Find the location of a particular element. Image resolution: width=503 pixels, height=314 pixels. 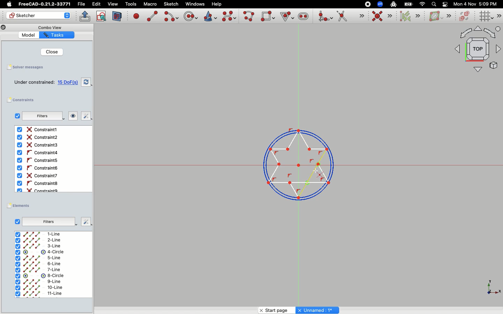

Edit is located at coordinates (96, 4).